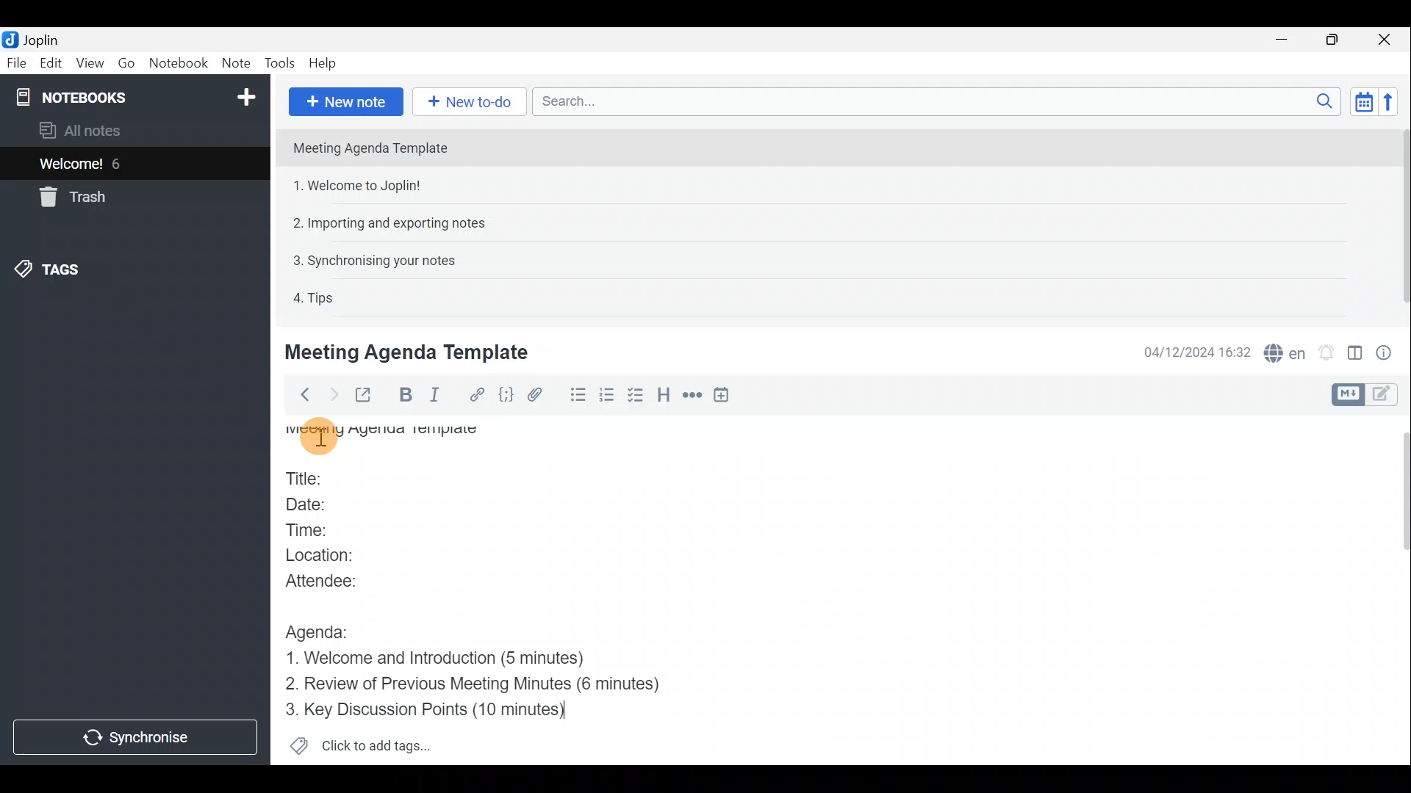  Describe the element at coordinates (933, 101) in the screenshot. I see `Search bar` at that location.